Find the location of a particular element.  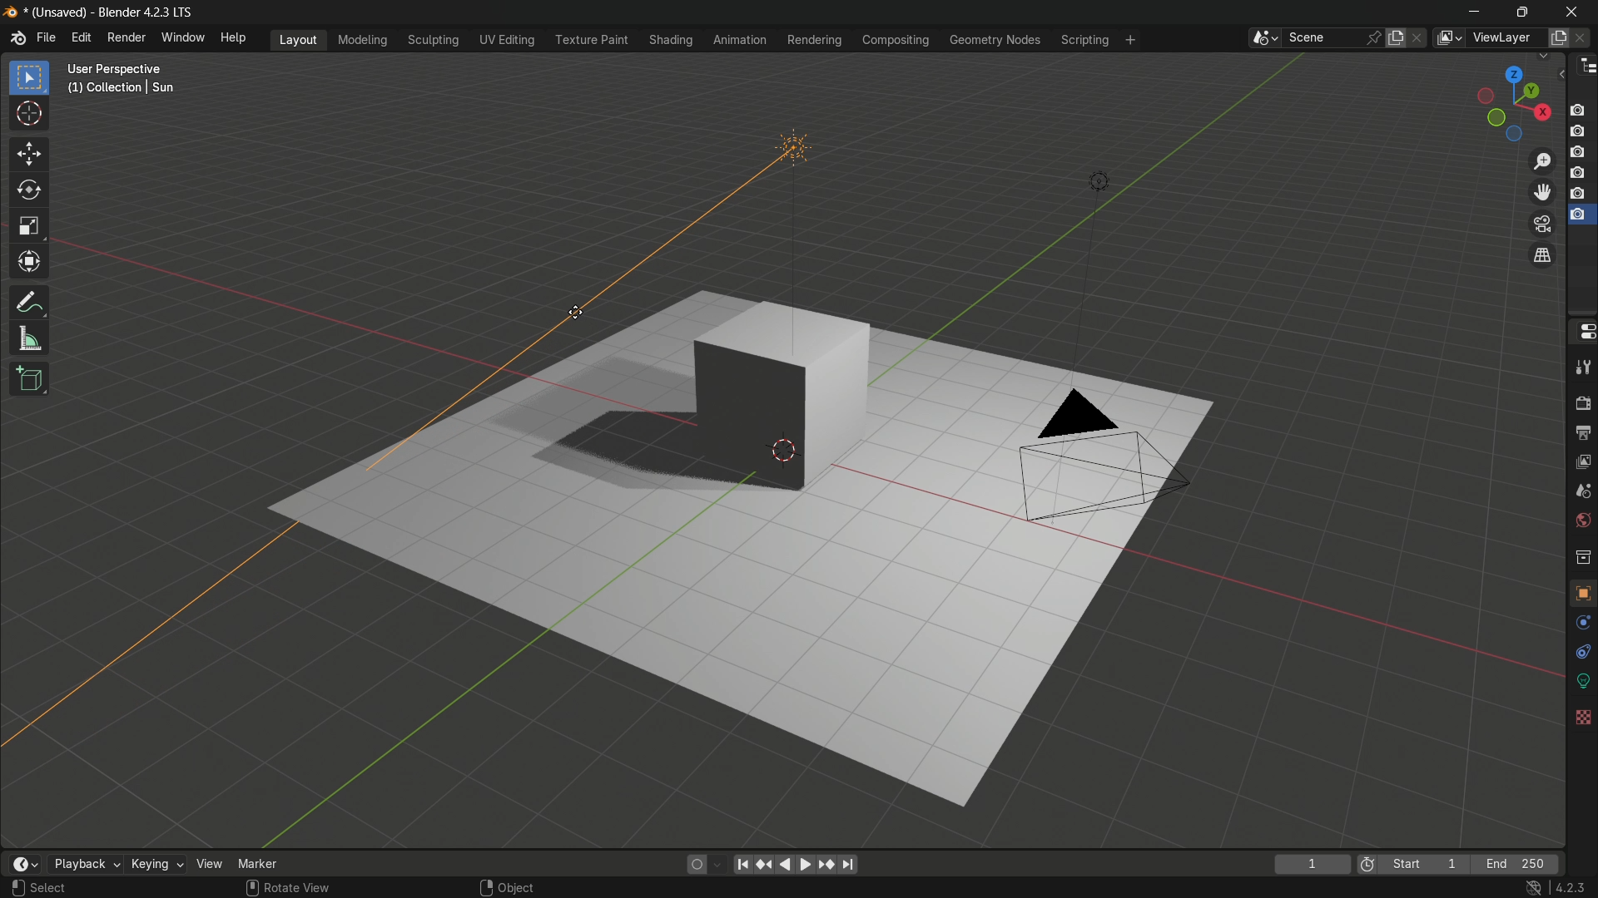

view is located at coordinates (207, 863).